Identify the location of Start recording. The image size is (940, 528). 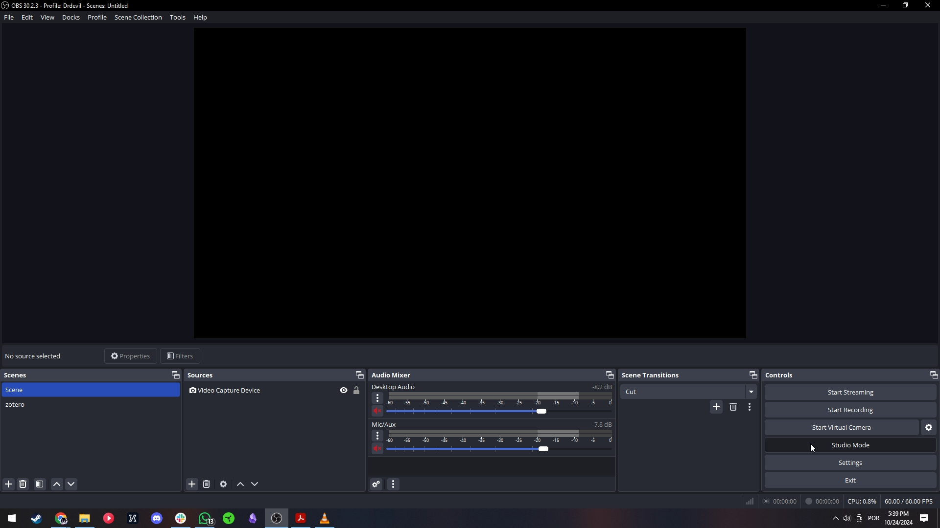
(852, 410).